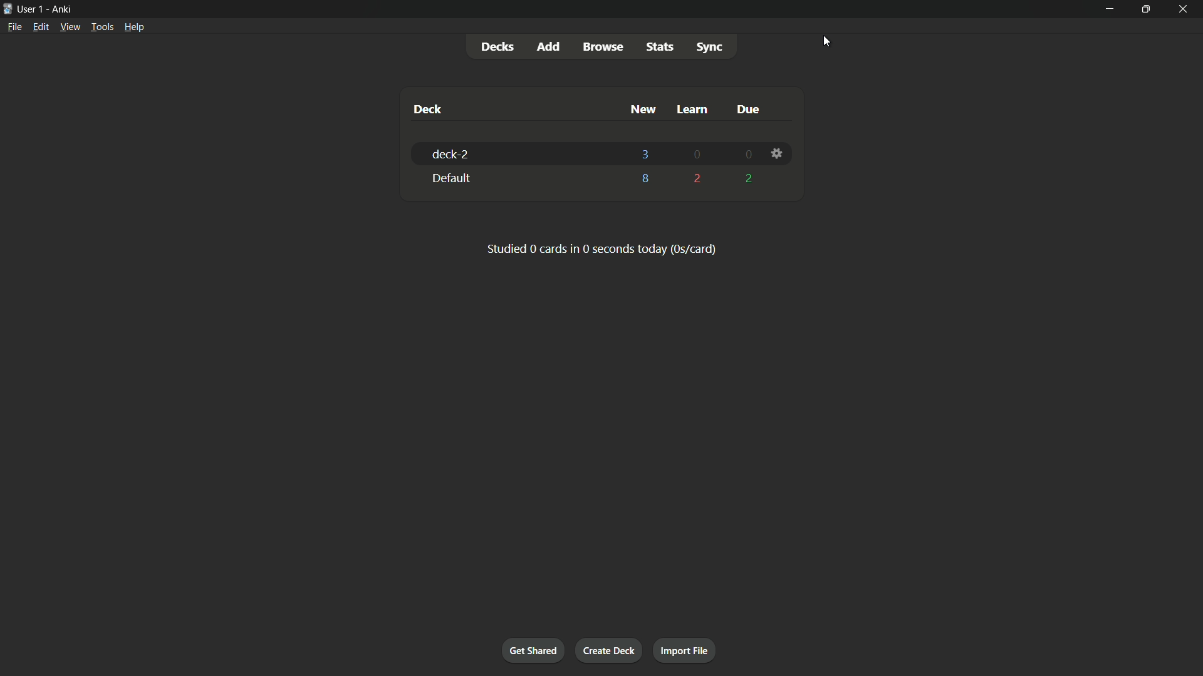 This screenshot has width=1203, height=676. I want to click on app icon, so click(8, 8).